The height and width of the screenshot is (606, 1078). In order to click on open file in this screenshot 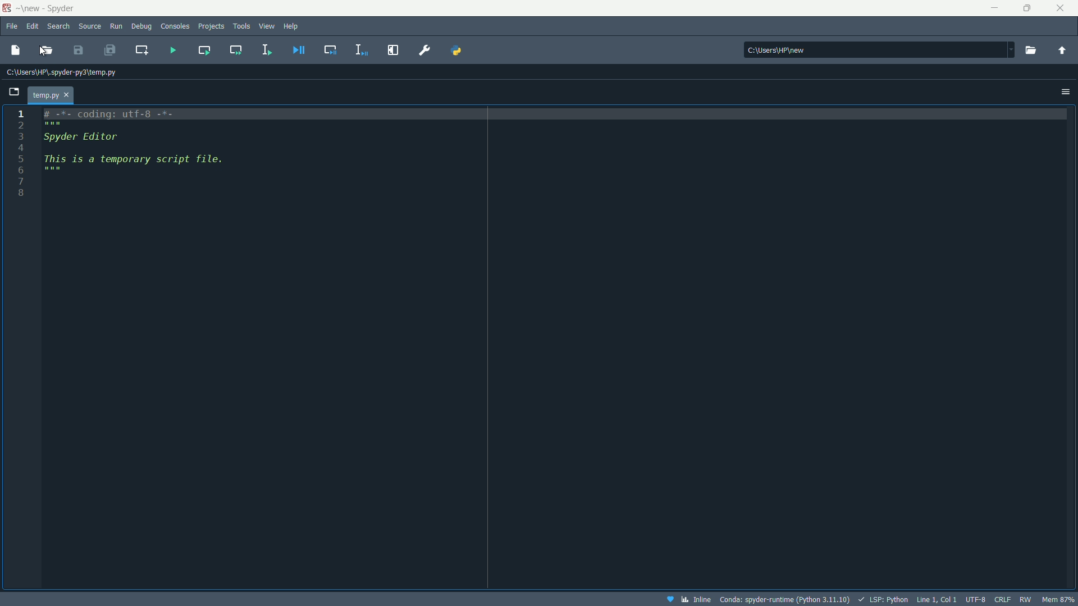, I will do `click(46, 52)`.